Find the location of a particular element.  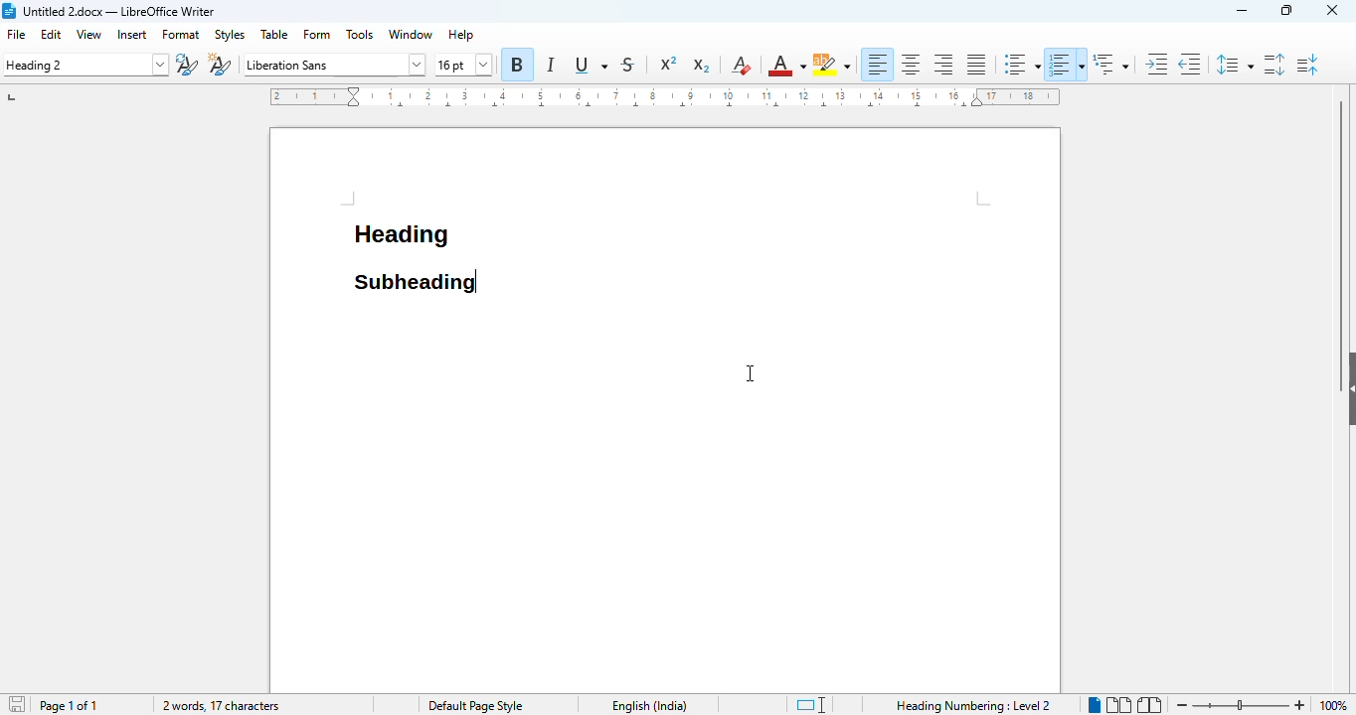

edit is located at coordinates (51, 34).